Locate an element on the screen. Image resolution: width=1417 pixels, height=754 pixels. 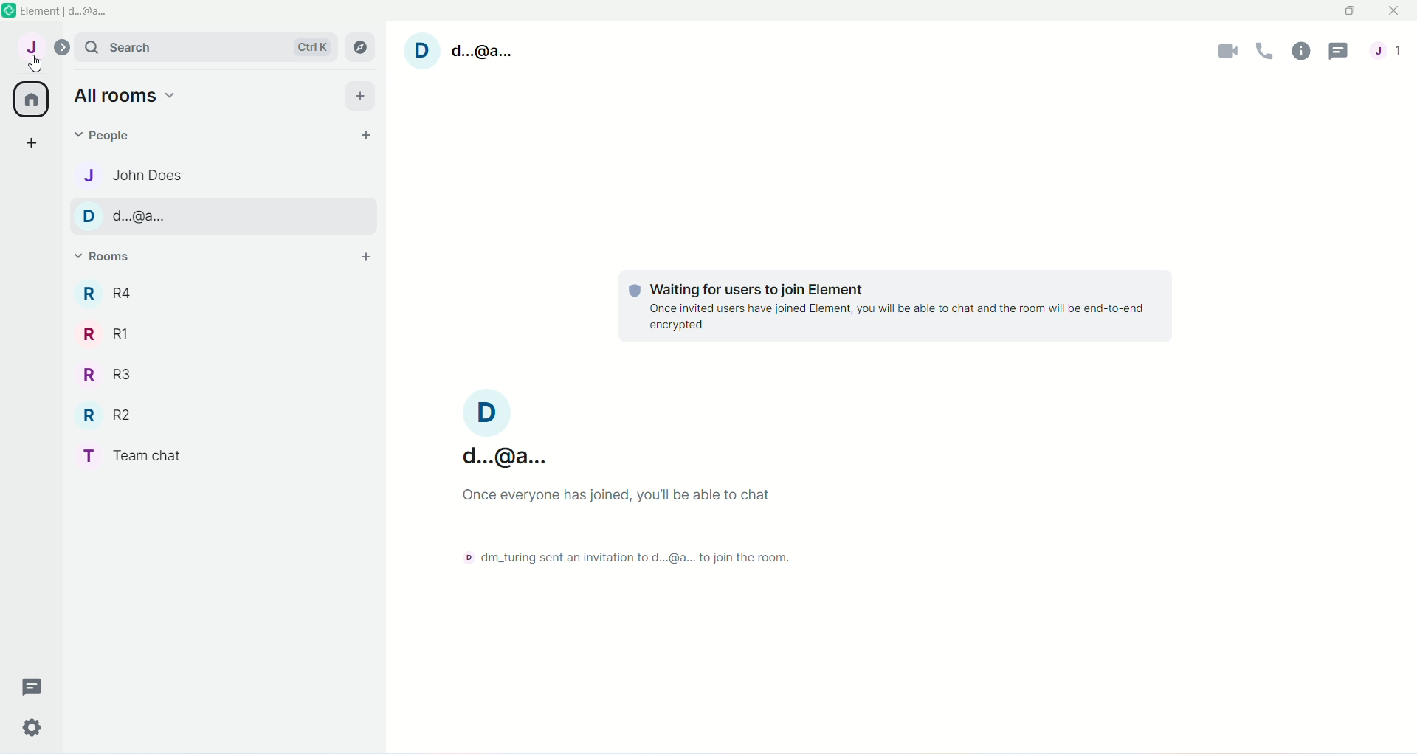
dm_turing sent an invitation to d..@a to join the room is located at coordinates (610, 563).